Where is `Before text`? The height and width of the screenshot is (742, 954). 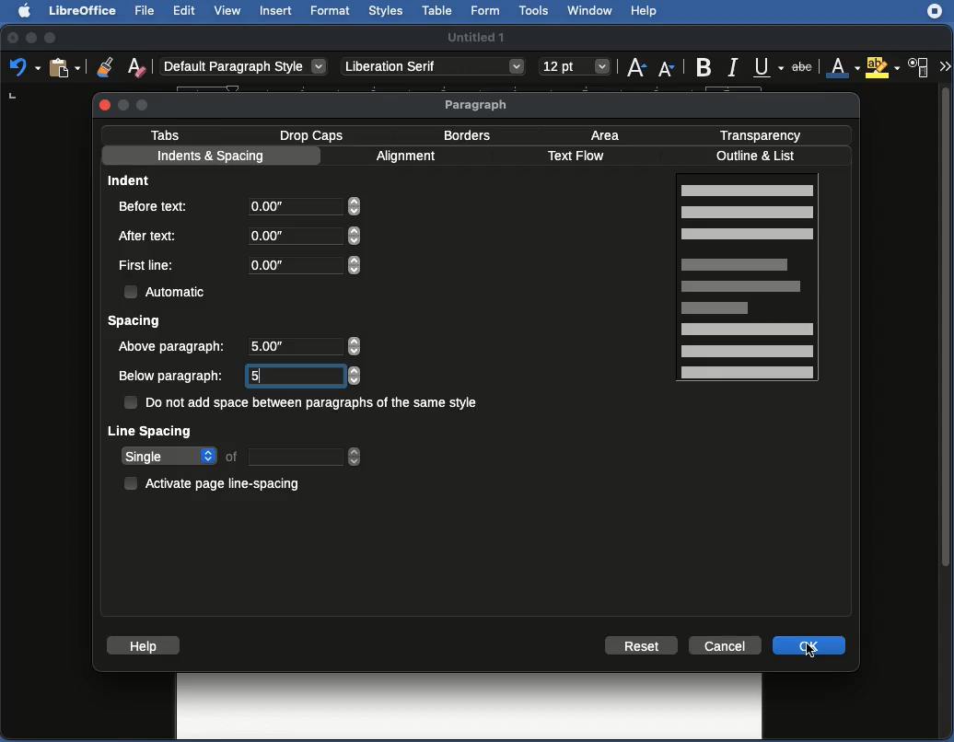
Before text is located at coordinates (159, 205).